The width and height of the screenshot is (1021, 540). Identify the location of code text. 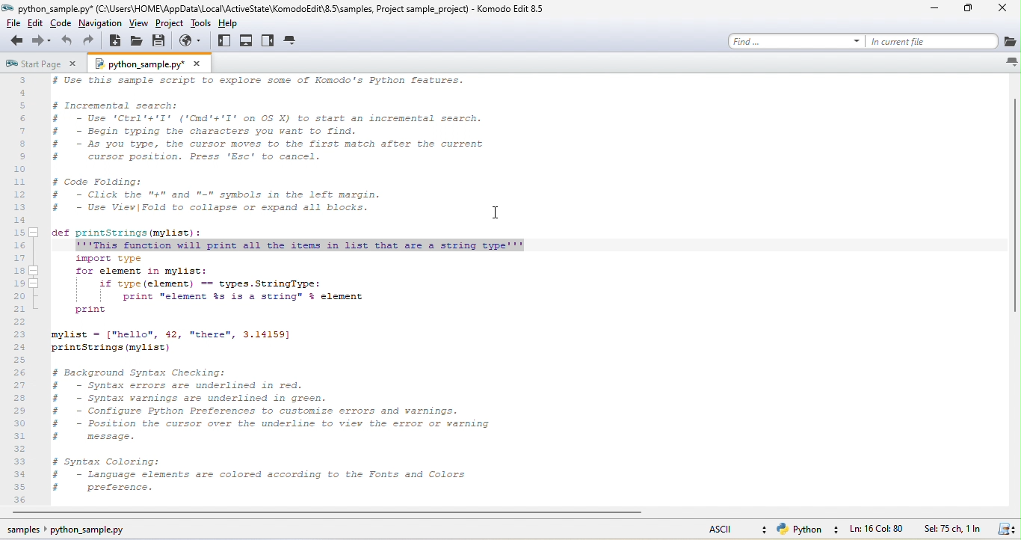
(268, 157).